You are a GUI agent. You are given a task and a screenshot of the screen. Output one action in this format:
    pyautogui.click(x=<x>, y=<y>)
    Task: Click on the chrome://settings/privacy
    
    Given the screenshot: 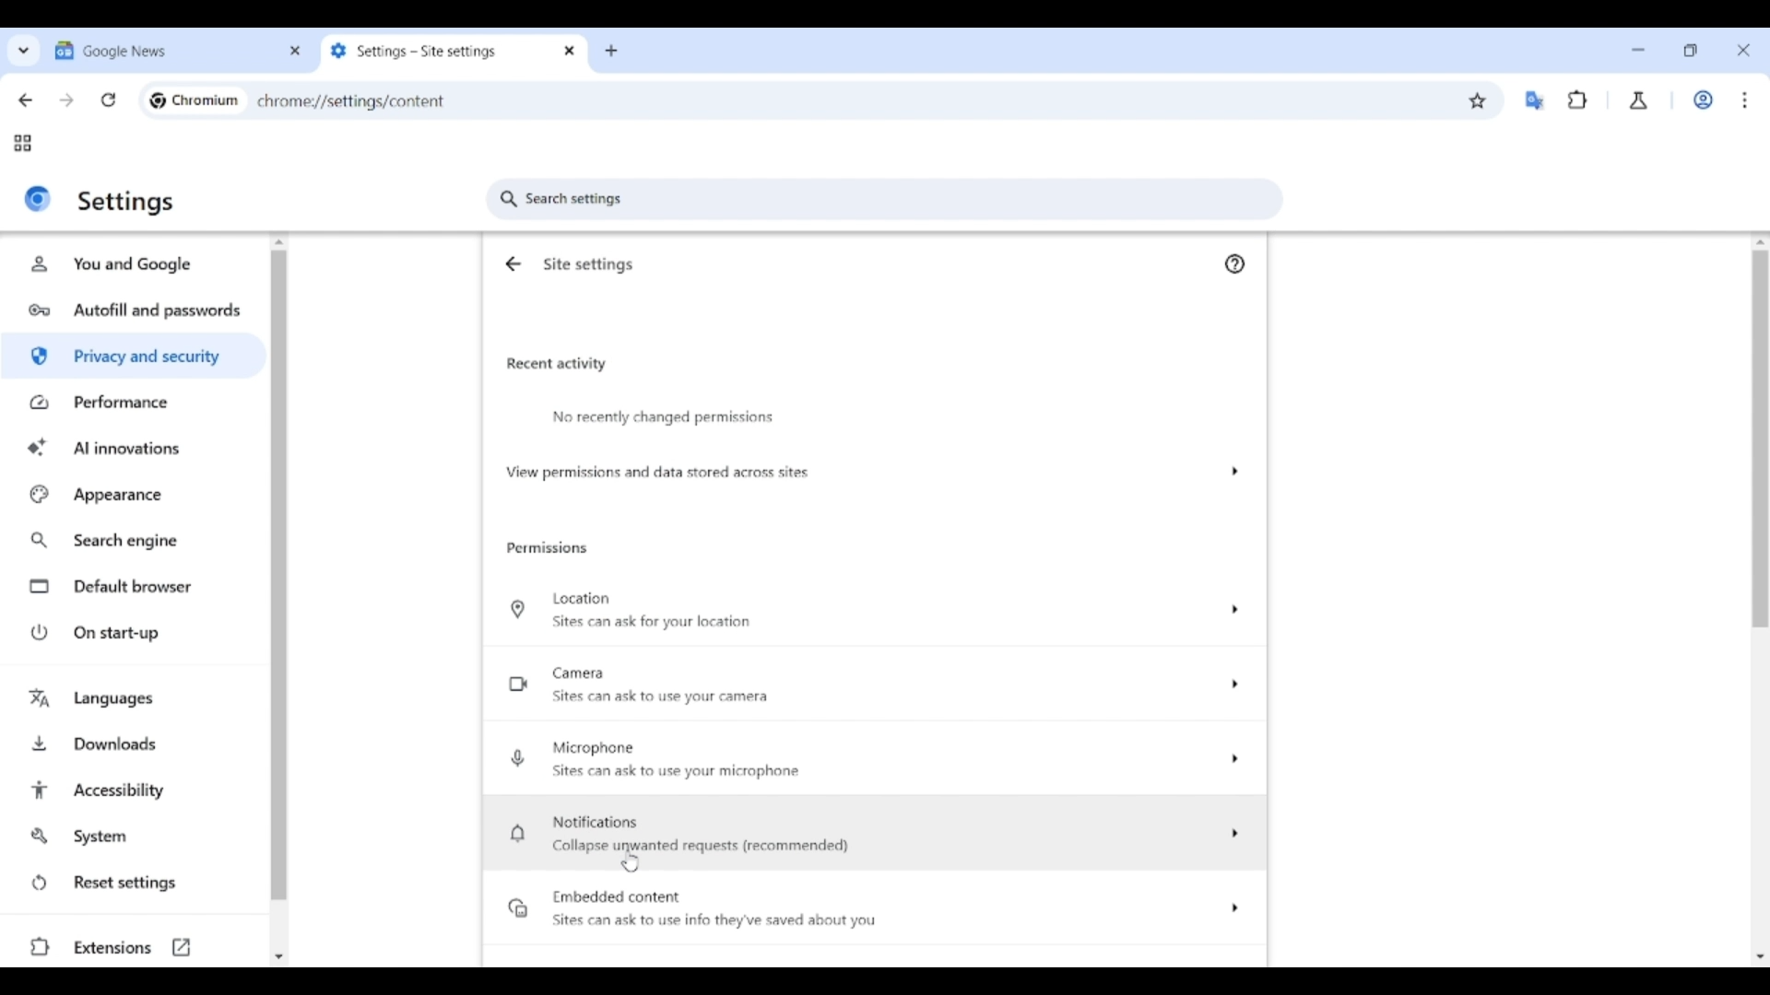 What is the action you would take?
    pyautogui.click(x=348, y=101)
    